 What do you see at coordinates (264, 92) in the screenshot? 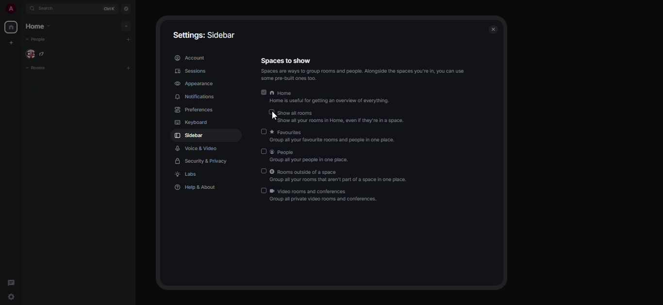
I see `enabled` at bounding box center [264, 92].